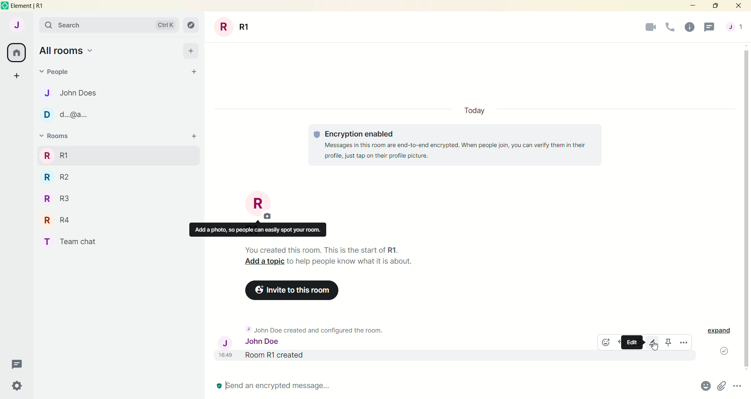  Describe the element at coordinates (650, 28) in the screenshot. I see `video call` at that location.